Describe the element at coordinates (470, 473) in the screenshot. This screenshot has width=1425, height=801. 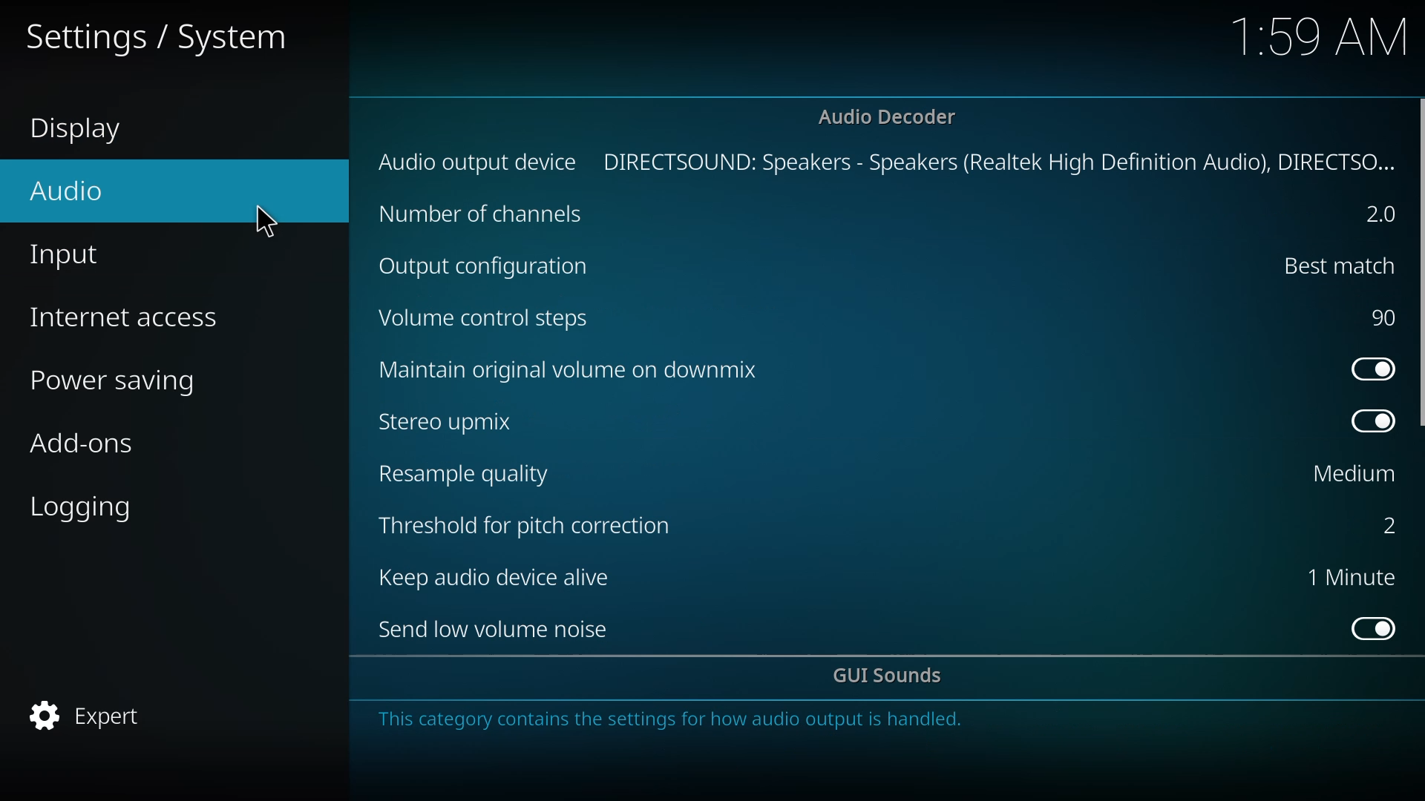
I see `resample quality` at that location.